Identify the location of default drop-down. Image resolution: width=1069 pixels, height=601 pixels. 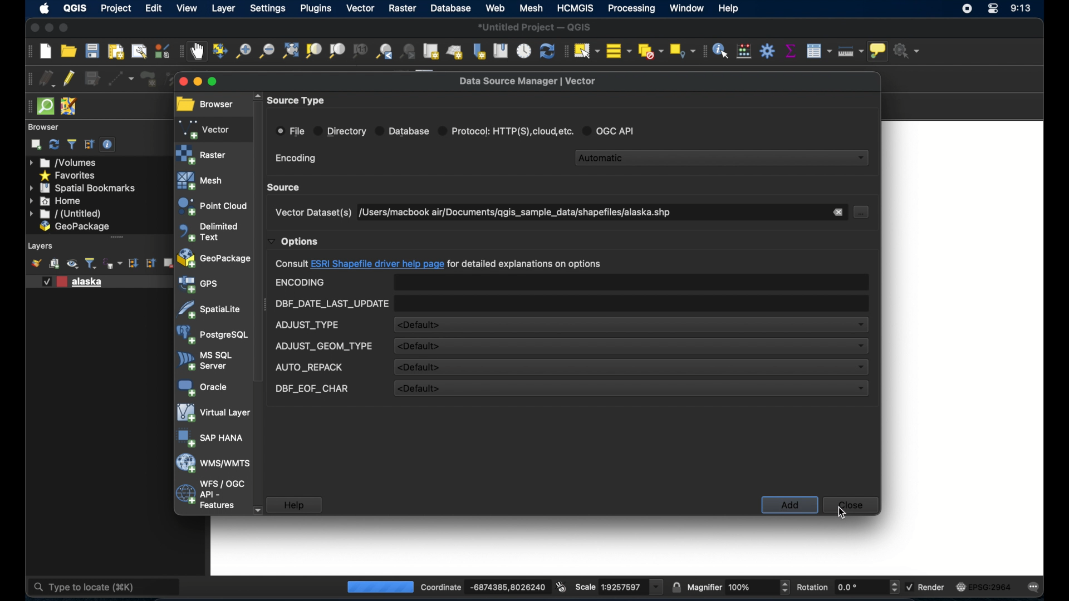
(631, 324).